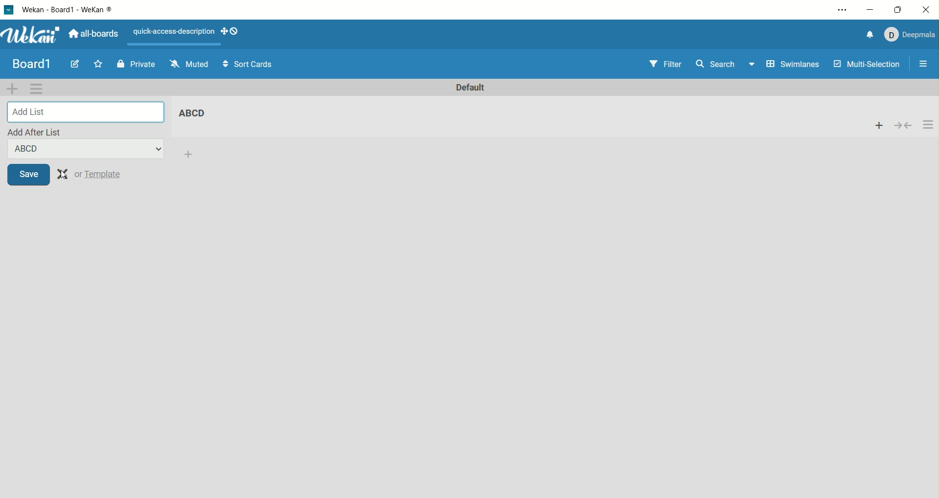 This screenshot has height=498, width=939. I want to click on add swimlane, so click(12, 88).